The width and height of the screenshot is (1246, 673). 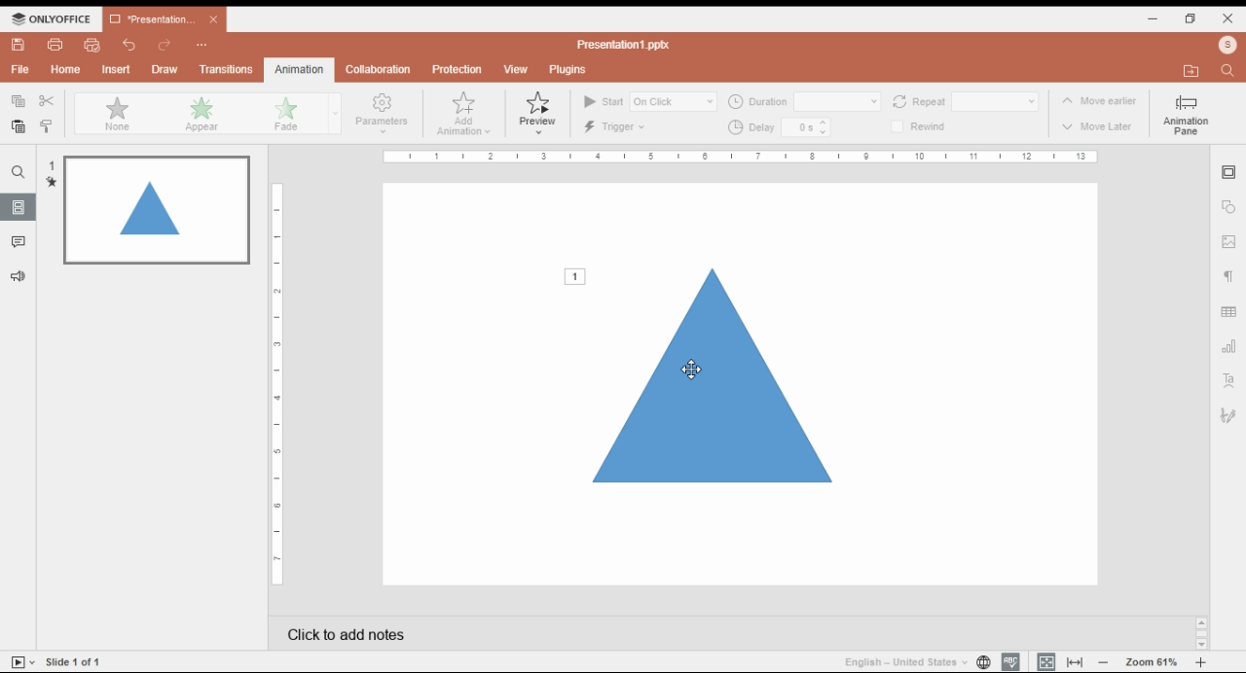 What do you see at coordinates (16, 172) in the screenshot?
I see `slide` at bounding box center [16, 172].